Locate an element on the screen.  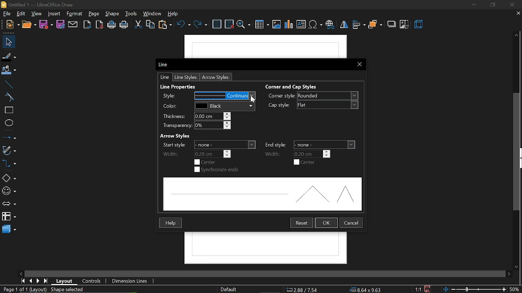
zoom change is located at coordinates (482, 289).